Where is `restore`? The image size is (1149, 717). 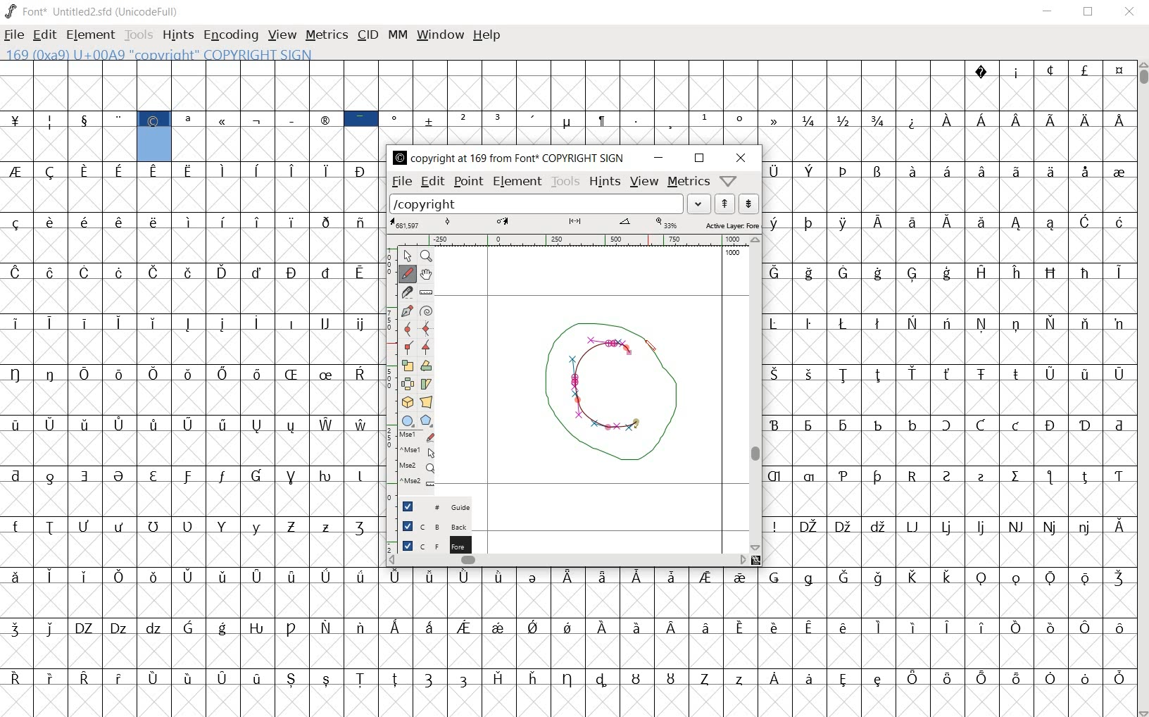 restore is located at coordinates (1090, 12).